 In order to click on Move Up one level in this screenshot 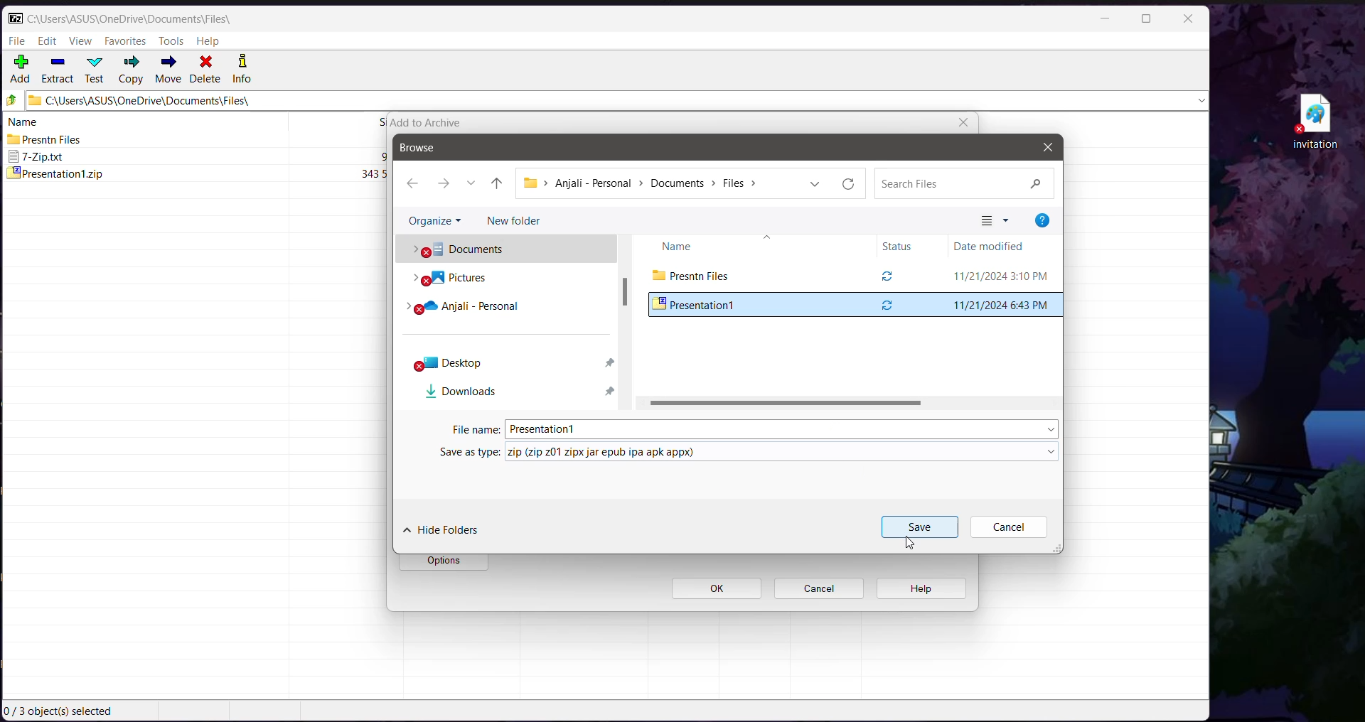, I will do `click(11, 100)`.